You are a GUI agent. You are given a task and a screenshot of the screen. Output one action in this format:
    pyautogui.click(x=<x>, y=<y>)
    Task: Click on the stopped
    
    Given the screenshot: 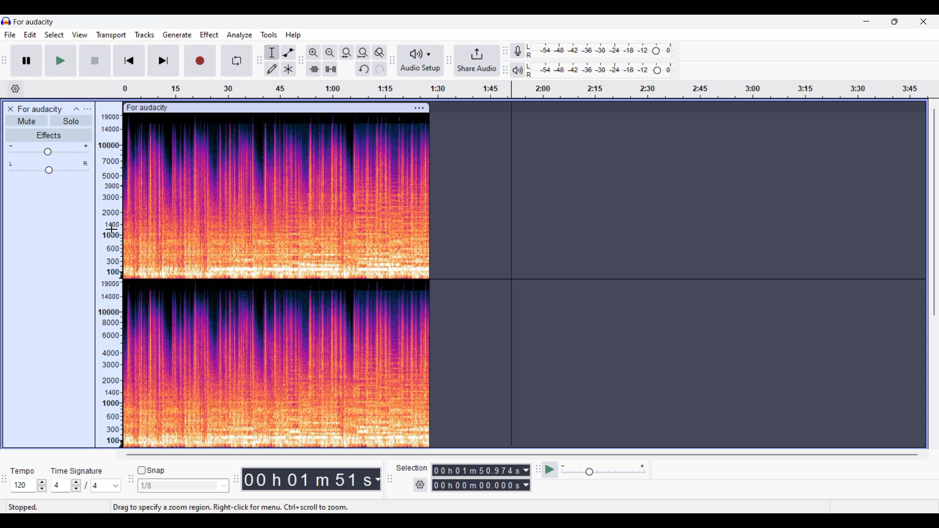 What is the action you would take?
    pyautogui.click(x=24, y=507)
    